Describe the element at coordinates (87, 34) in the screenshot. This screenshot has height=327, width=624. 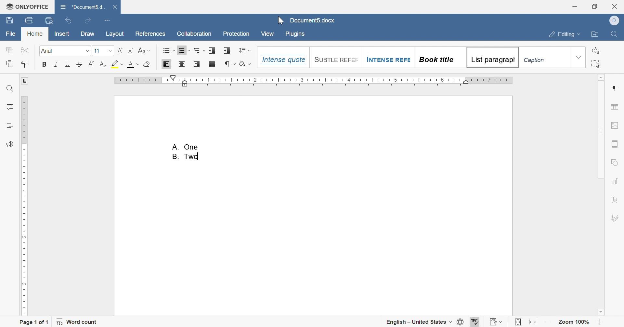
I see `draw` at that location.